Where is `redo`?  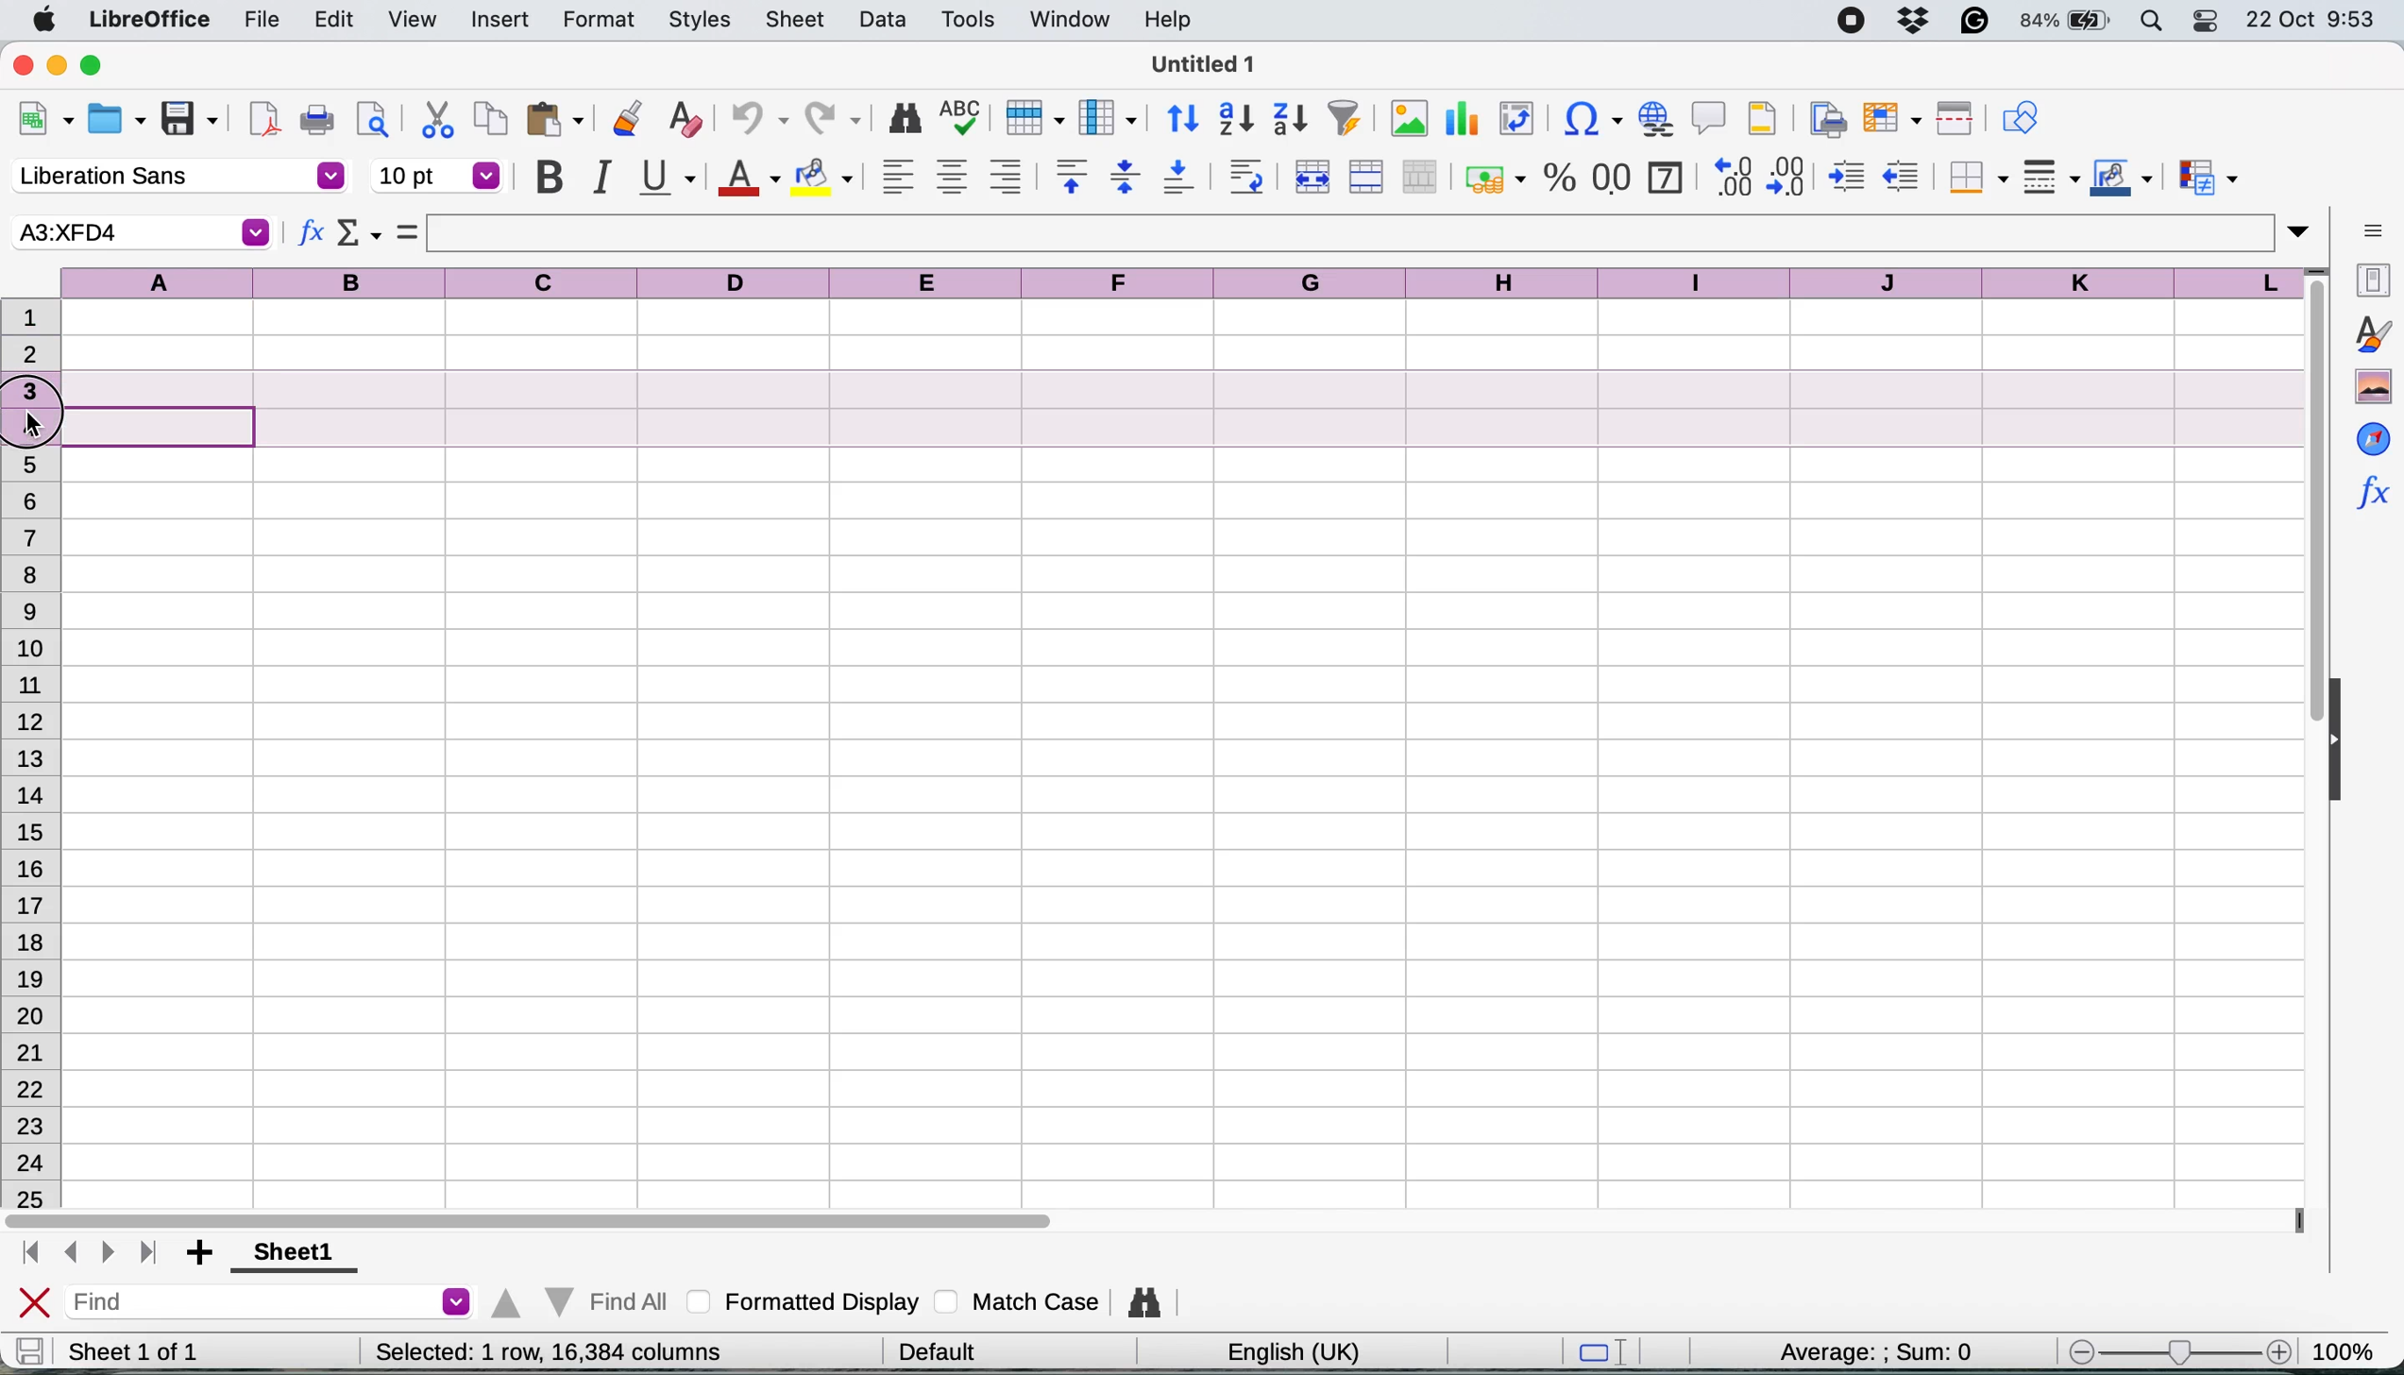
redo is located at coordinates (835, 121).